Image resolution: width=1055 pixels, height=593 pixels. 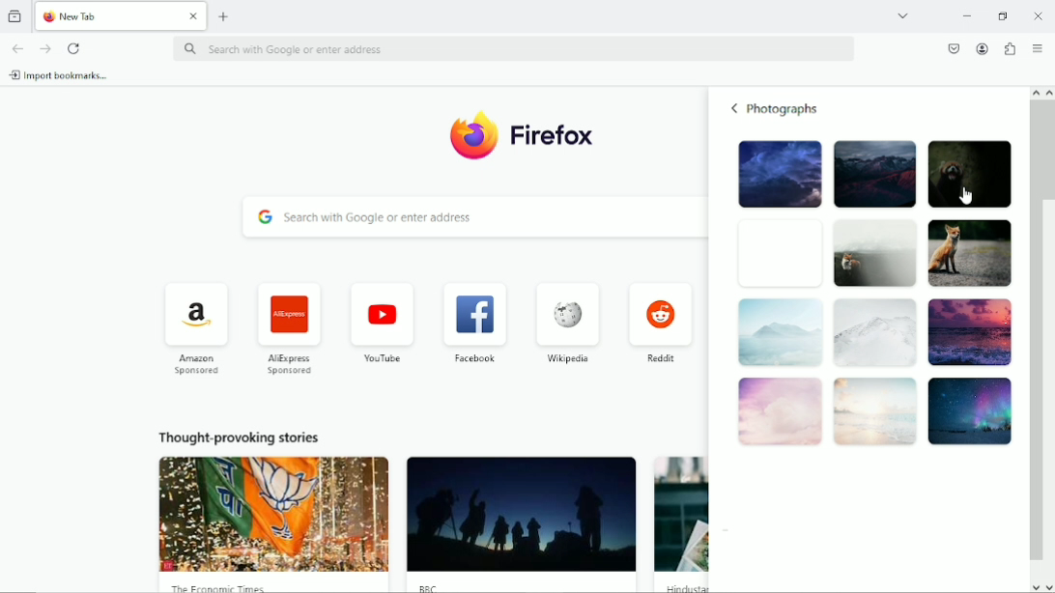 I want to click on Cursor, so click(x=965, y=195).